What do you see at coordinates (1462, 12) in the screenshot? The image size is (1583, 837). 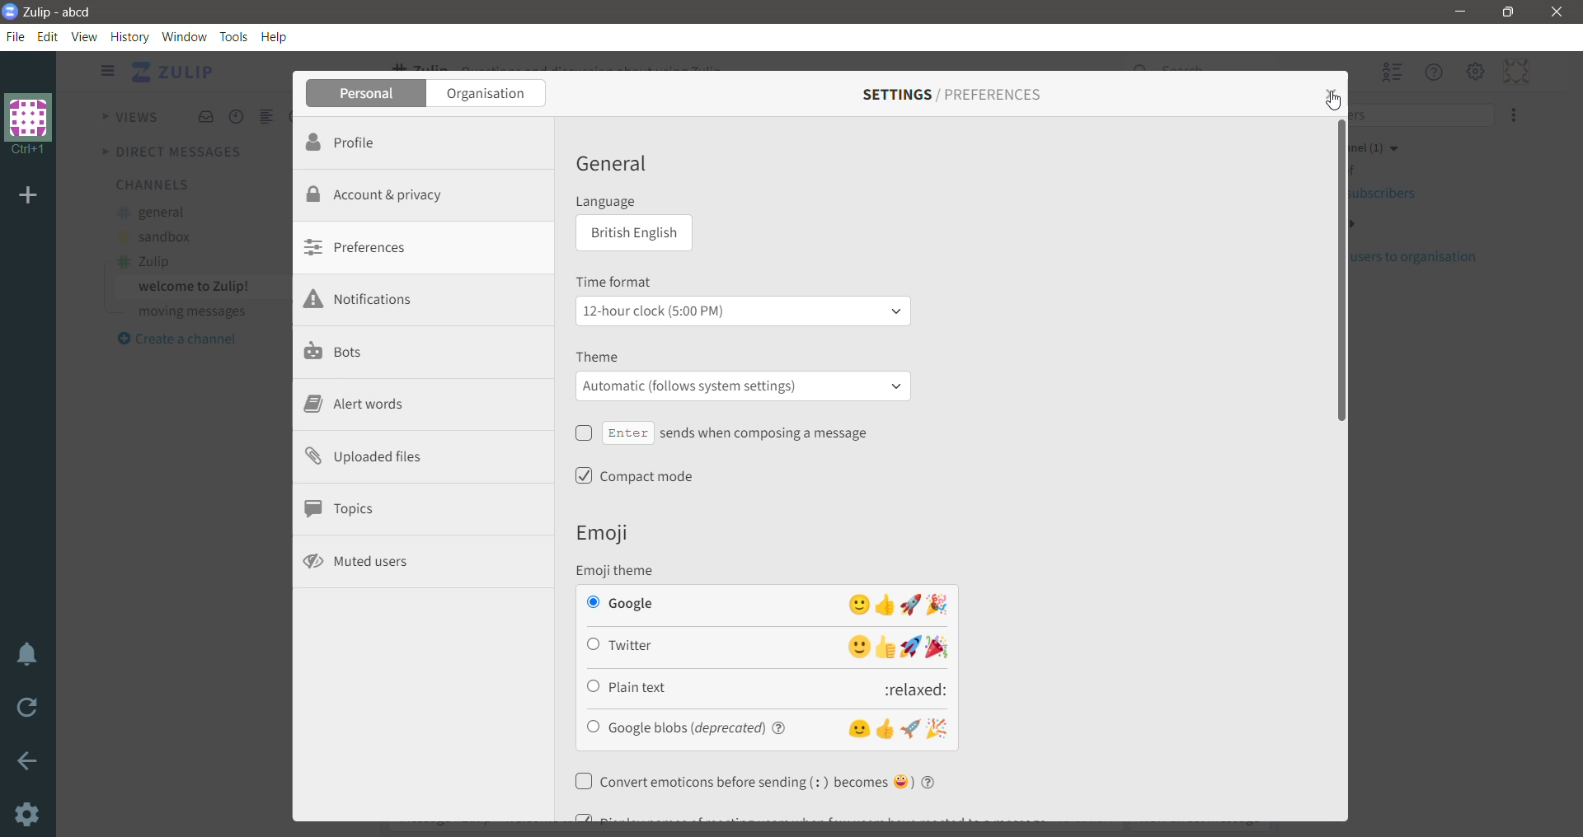 I see `Minimize` at bounding box center [1462, 12].